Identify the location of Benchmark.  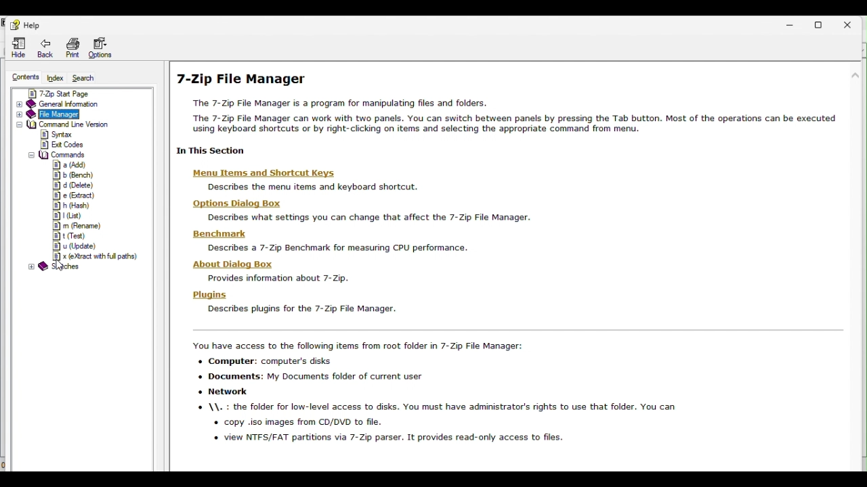
(233, 235).